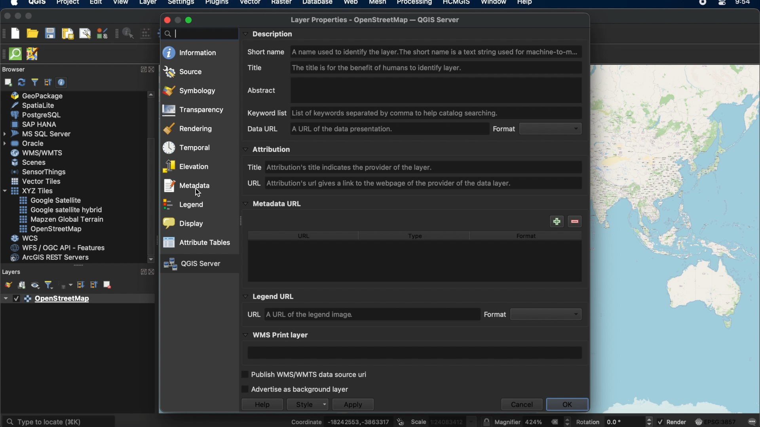  Describe the element at coordinates (192, 264) in the screenshot. I see `Qgis server` at that location.